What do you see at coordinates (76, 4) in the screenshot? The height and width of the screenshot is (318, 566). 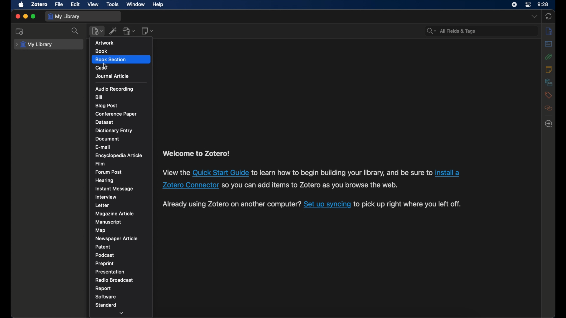 I see `edit` at bounding box center [76, 4].